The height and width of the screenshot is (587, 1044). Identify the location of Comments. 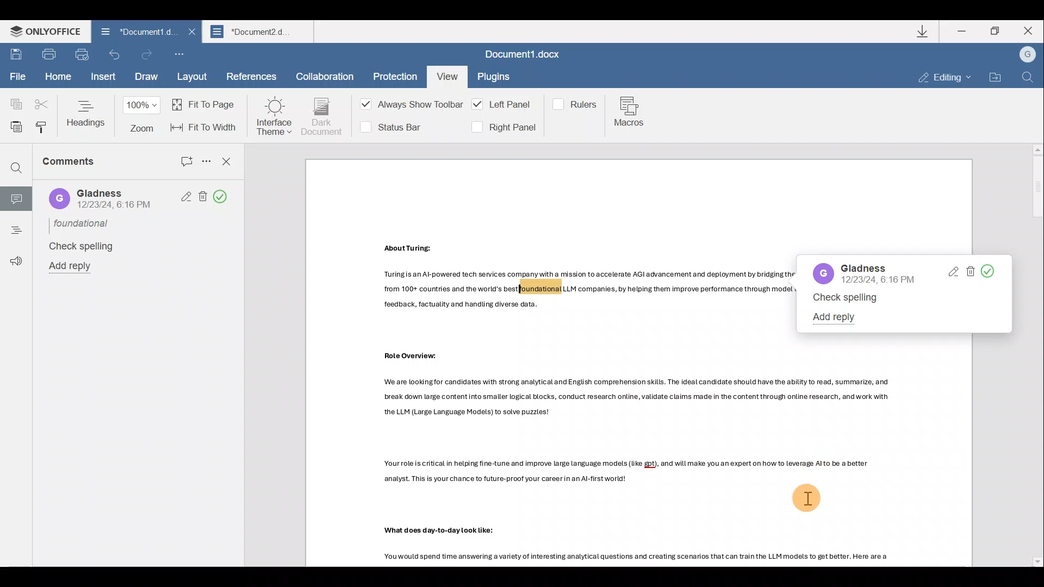
(83, 166).